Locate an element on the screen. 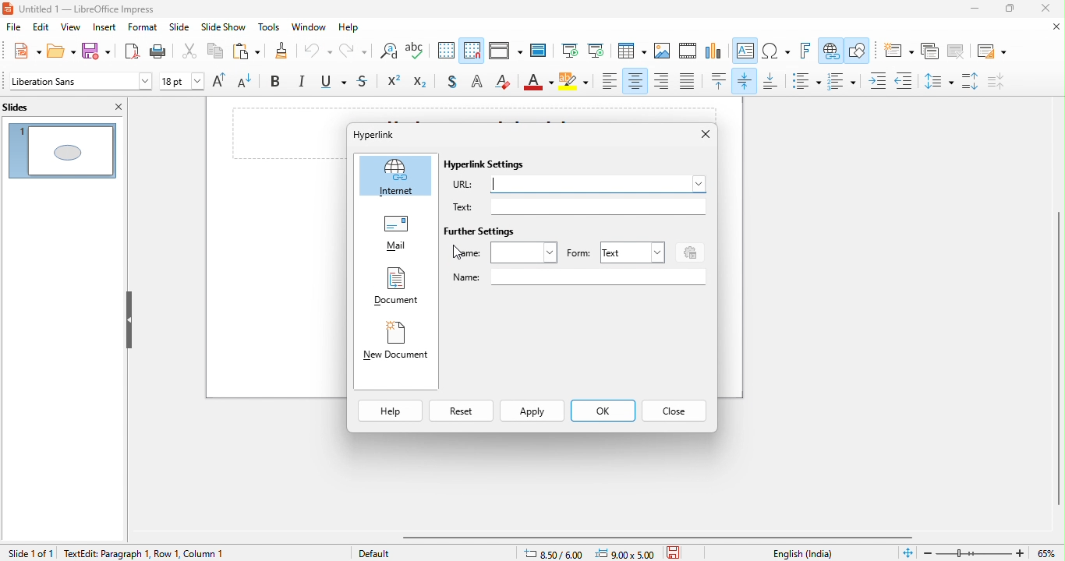  duplicate slide is located at coordinates (930, 51).